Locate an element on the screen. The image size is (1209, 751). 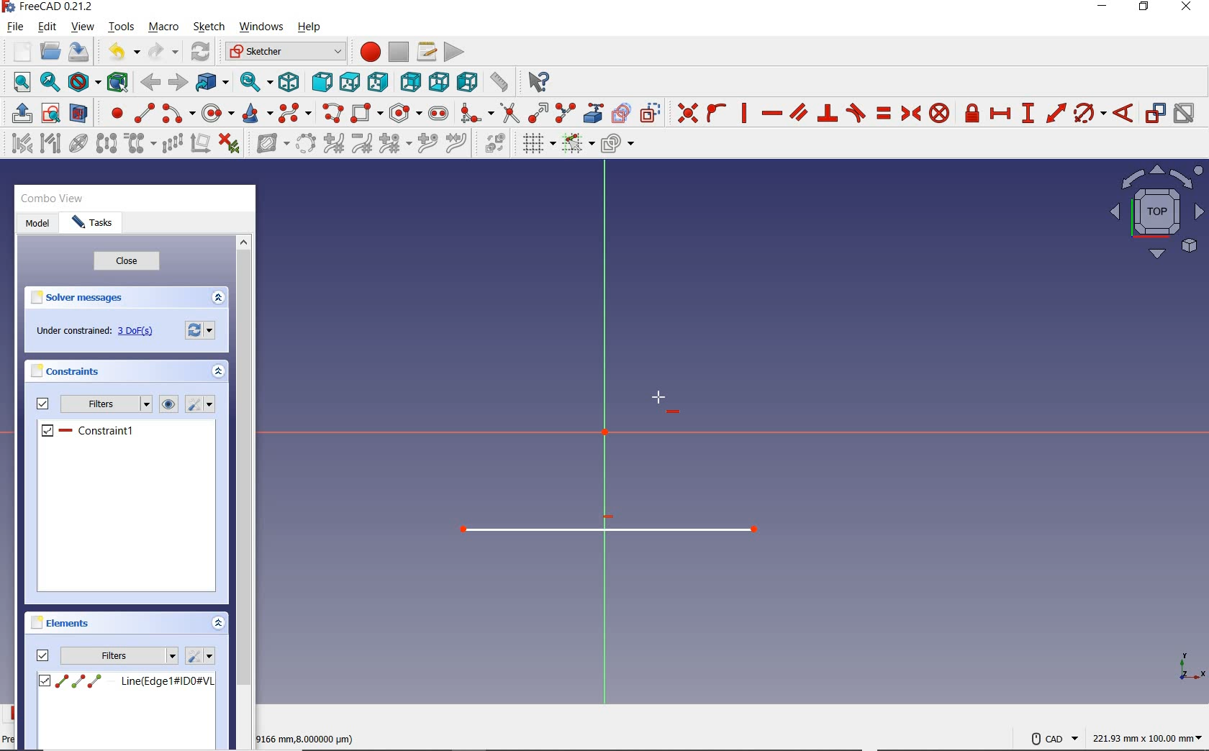
CLONE is located at coordinates (137, 144).